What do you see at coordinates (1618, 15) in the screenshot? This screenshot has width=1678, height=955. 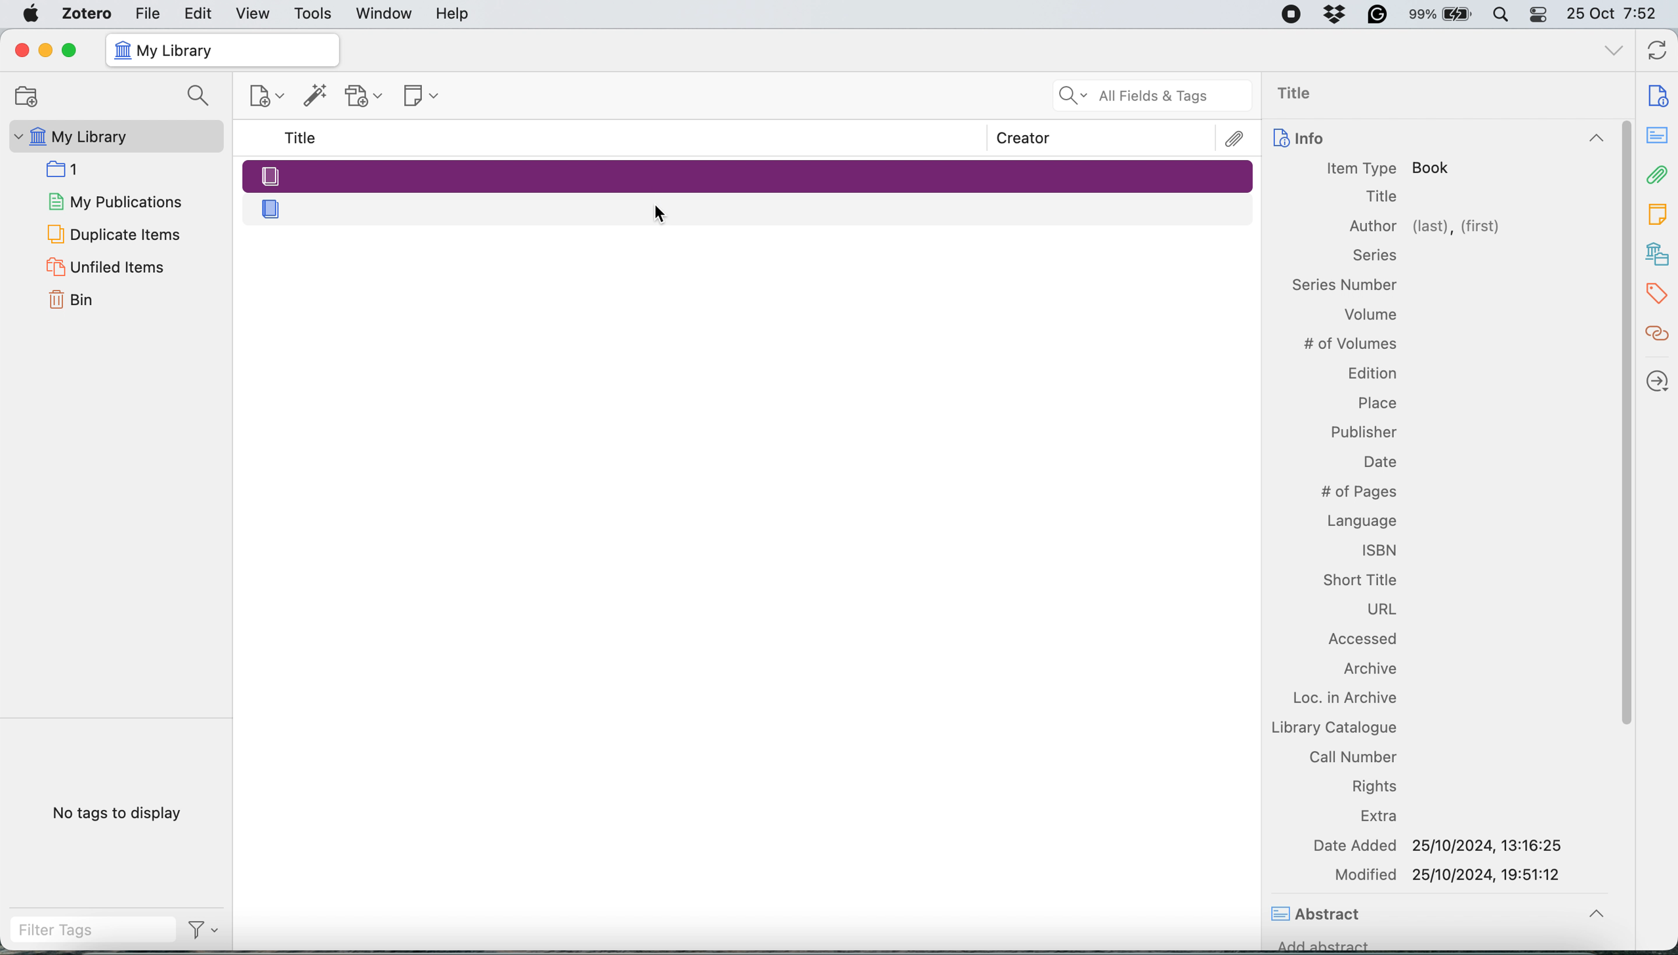 I see `25 Oct 7:52` at bounding box center [1618, 15].